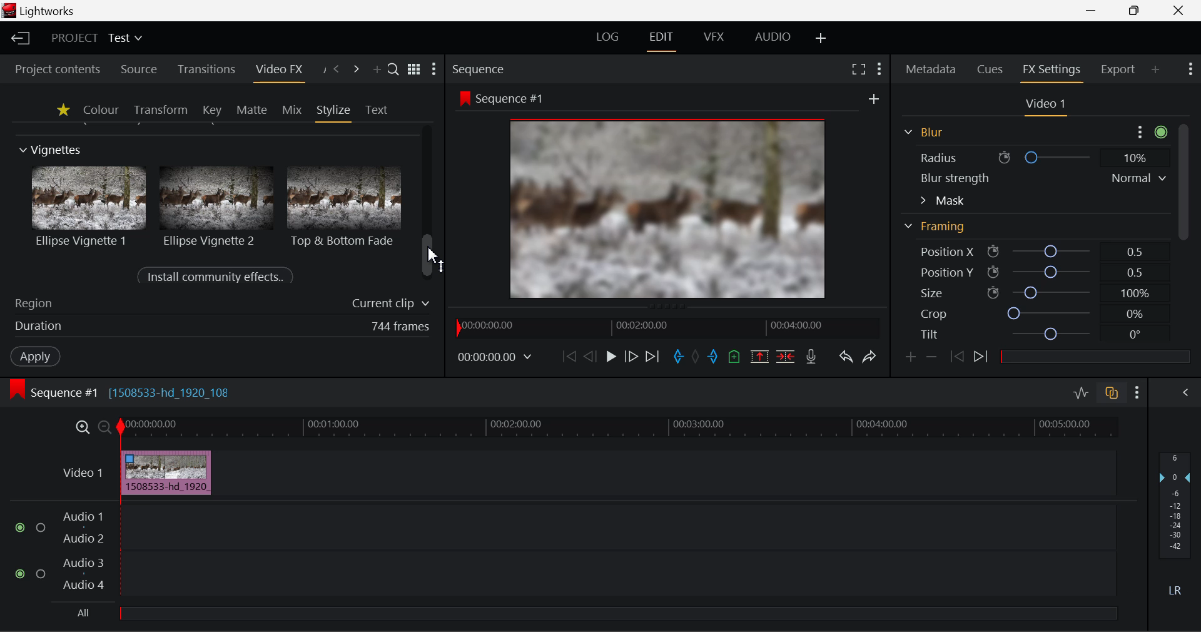 The image size is (1201, 632). I want to click on Apply, so click(35, 358).